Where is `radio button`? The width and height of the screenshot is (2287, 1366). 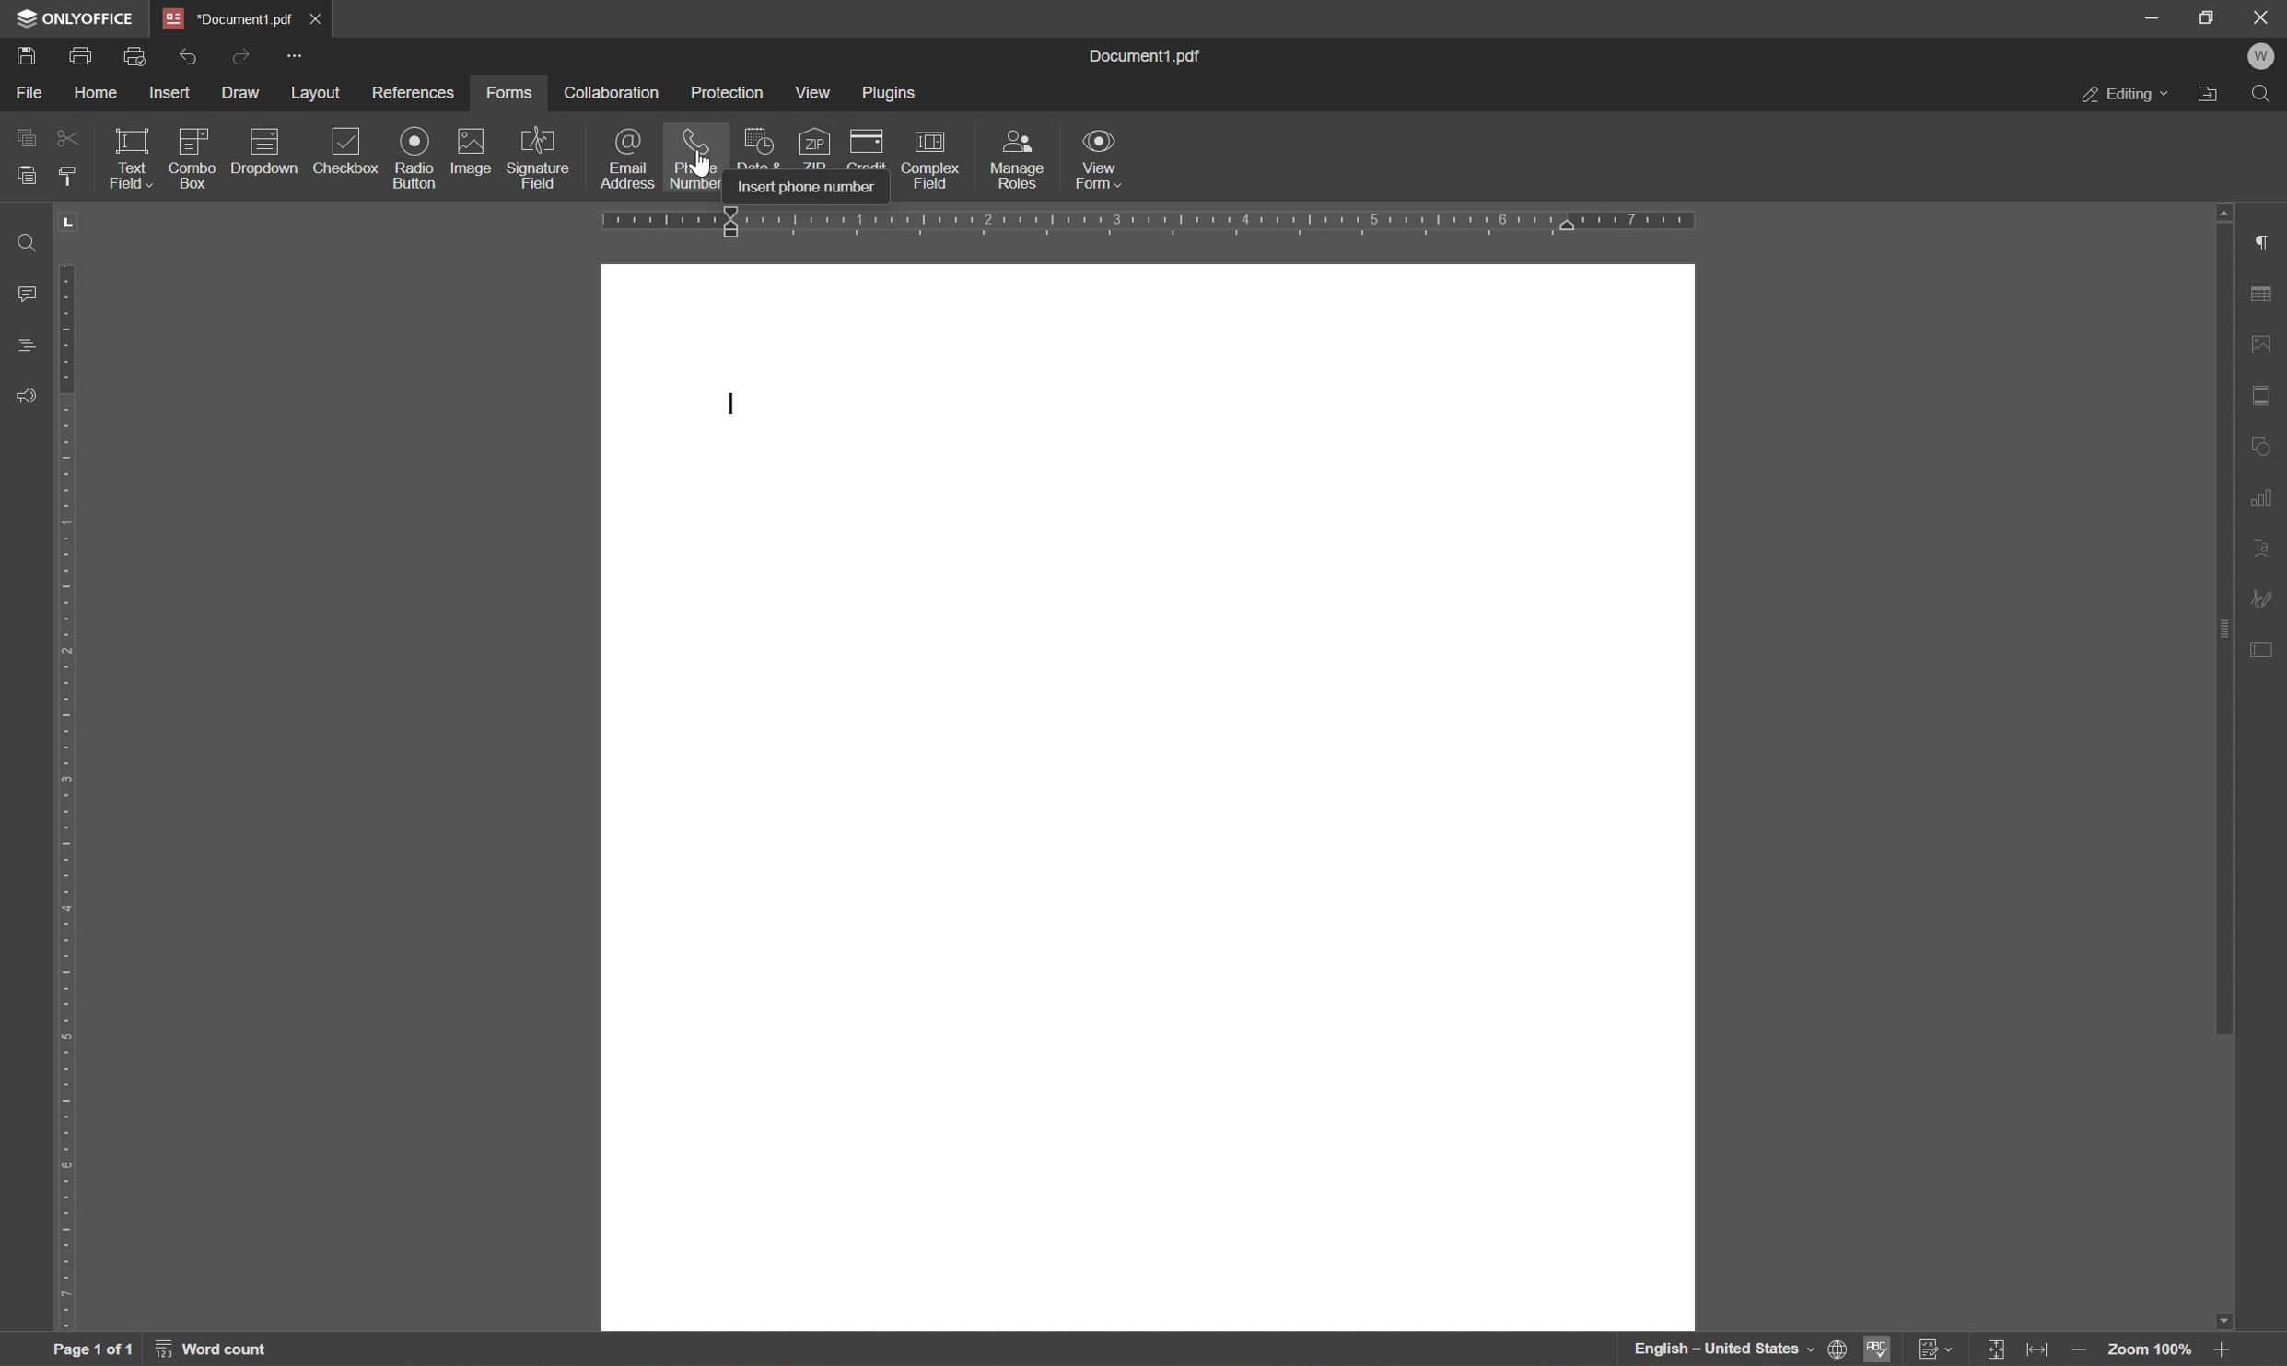
radio button is located at coordinates (415, 156).